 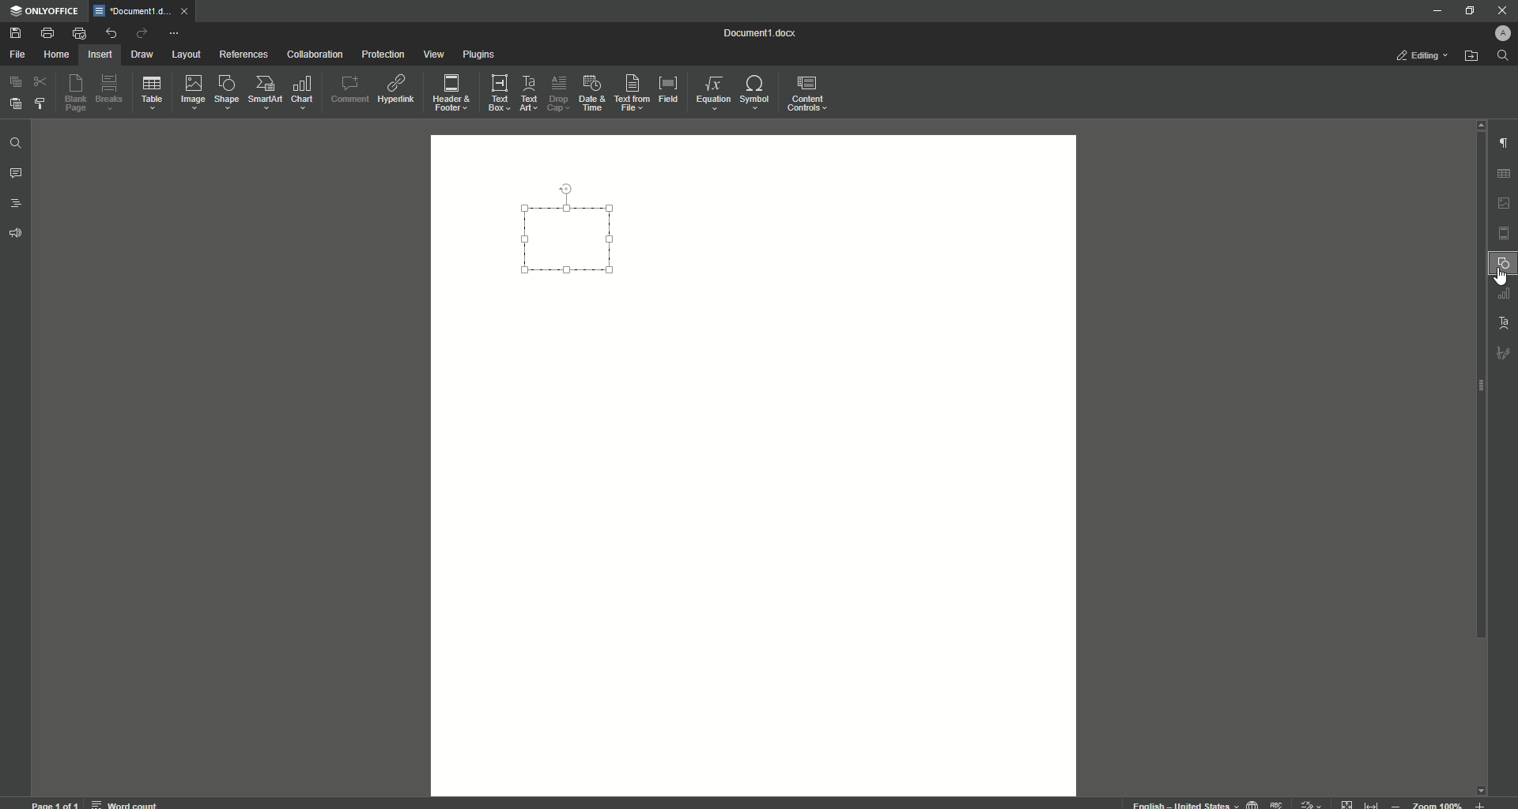 I want to click on Blank Page, so click(x=77, y=92).